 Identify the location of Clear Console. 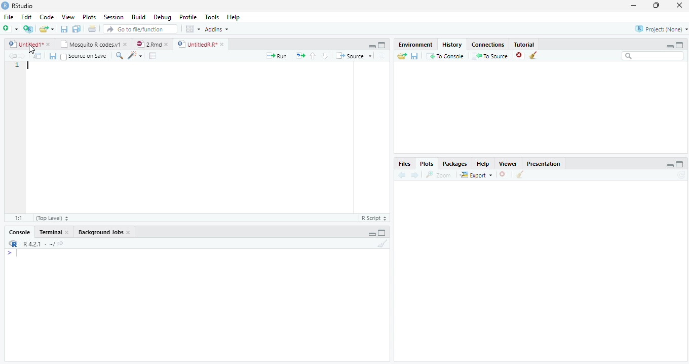
(520, 174).